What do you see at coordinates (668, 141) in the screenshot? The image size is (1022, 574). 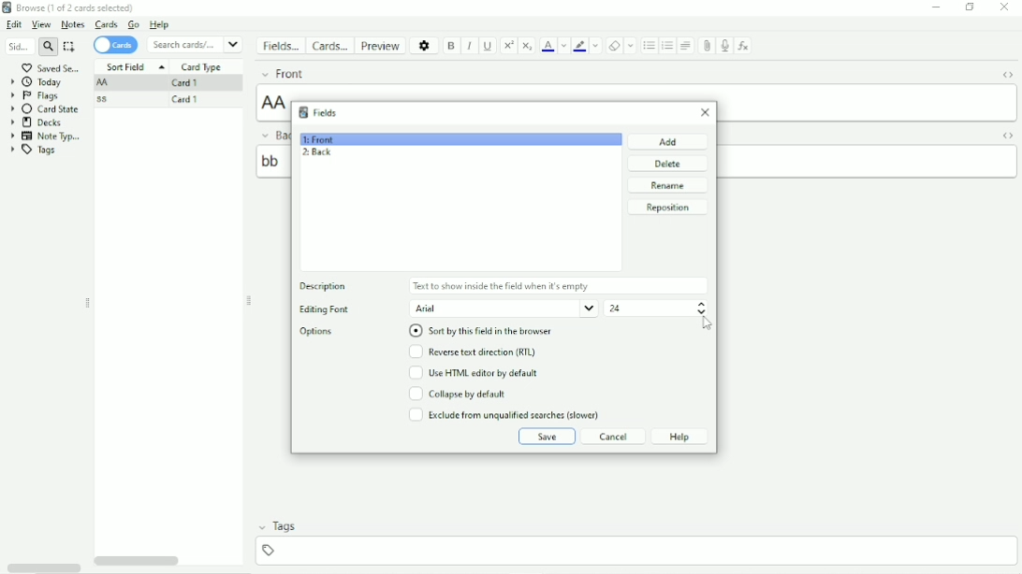 I see `Add` at bounding box center [668, 141].